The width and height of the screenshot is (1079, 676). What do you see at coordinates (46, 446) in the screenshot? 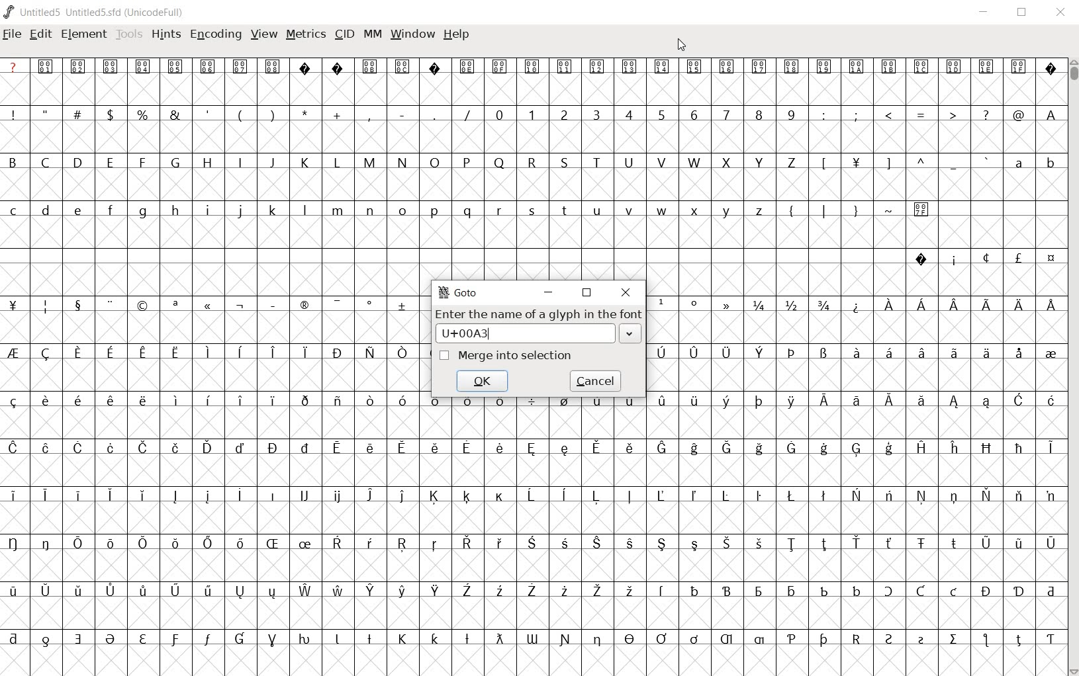
I see `Symbol` at bounding box center [46, 446].